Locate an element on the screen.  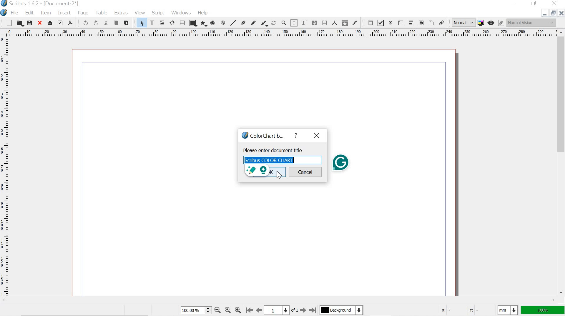
1 of 1 is located at coordinates (281, 310).